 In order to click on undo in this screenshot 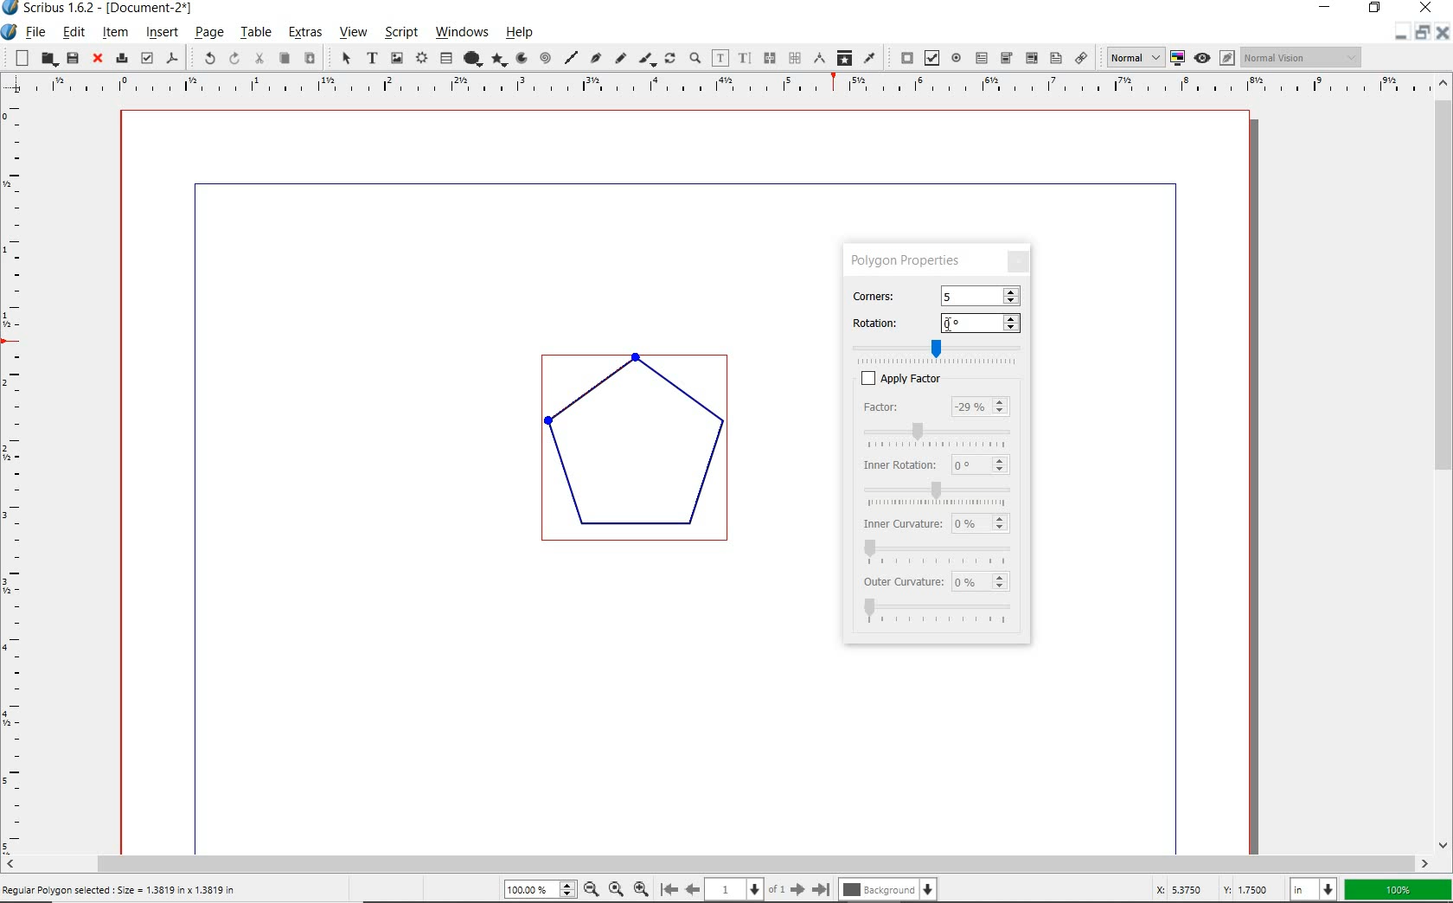, I will do `click(203, 58)`.